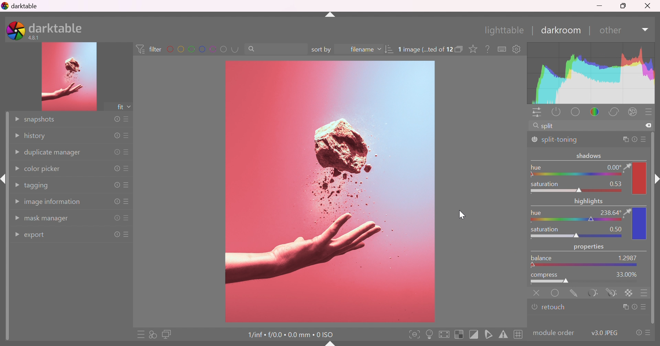 This screenshot has width=660, height=346. What do you see at coordinates (380, 49) in the screenshot?
I see `` at bounding box center [380, 49].